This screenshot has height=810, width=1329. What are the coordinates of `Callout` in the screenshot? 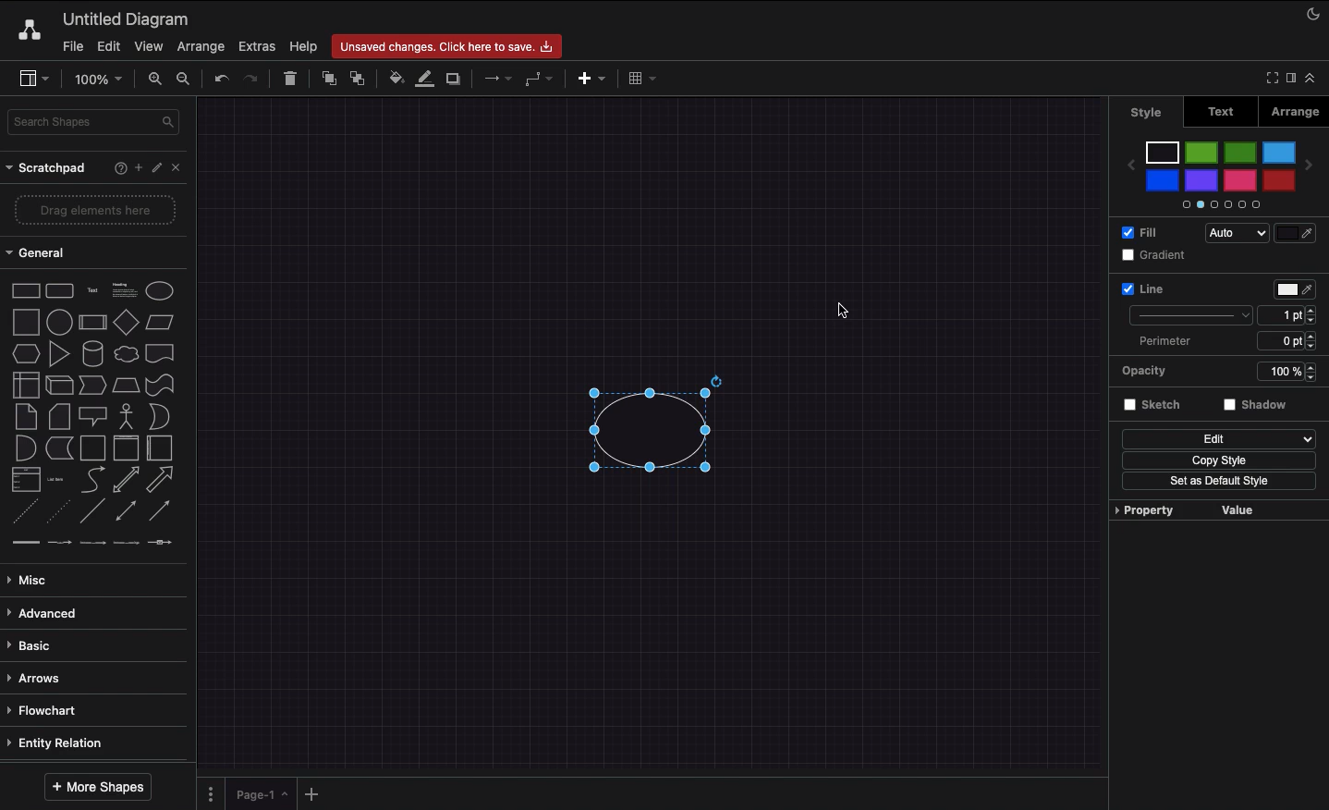 It's located at (94, 416).